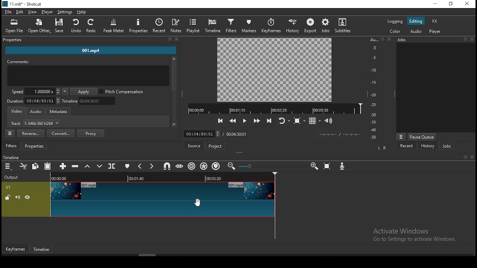 This screenshot has width=477, height=268. I want to click on max time, so click(236, 135).